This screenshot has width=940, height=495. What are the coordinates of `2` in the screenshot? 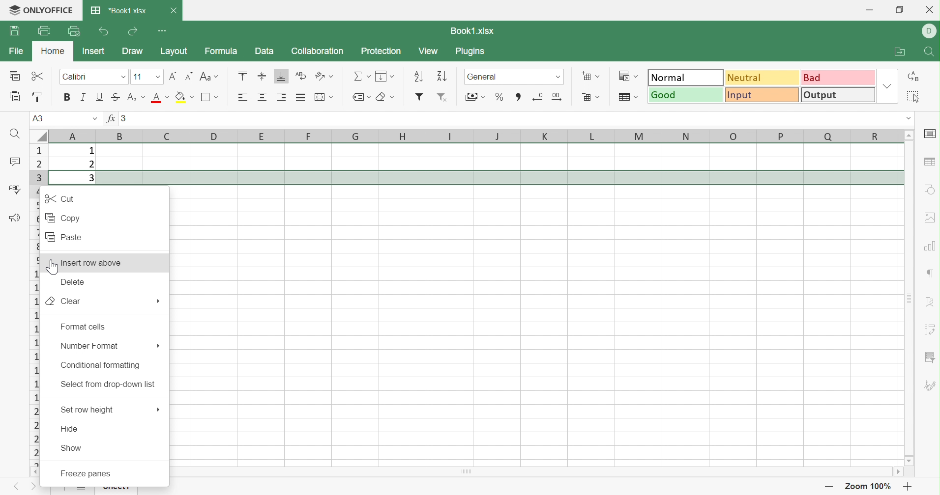 It's located at (91, 165).